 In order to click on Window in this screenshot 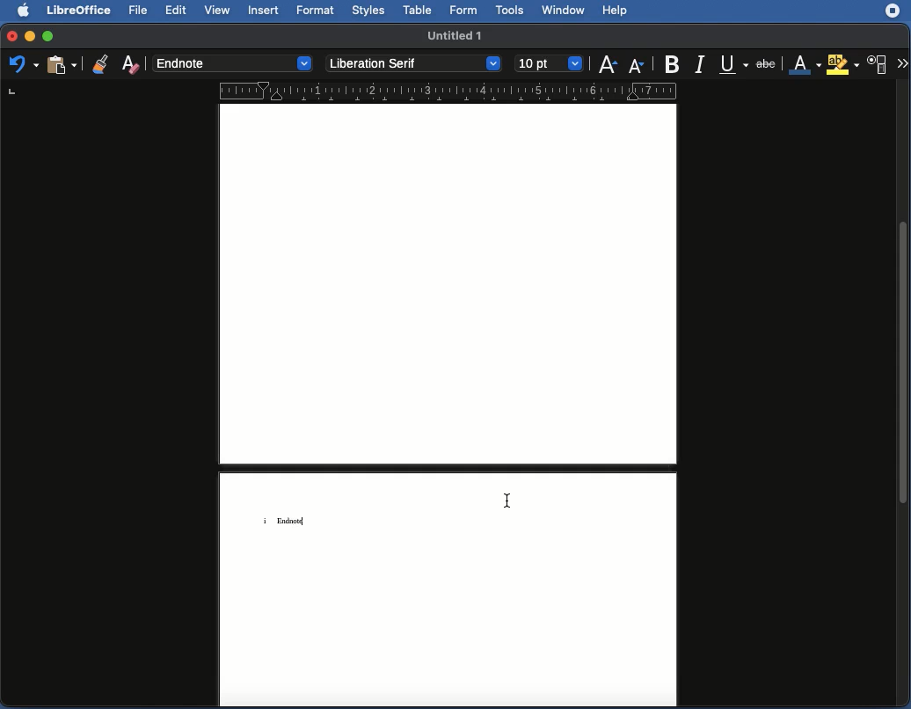, I will do `click(565, 11)`.